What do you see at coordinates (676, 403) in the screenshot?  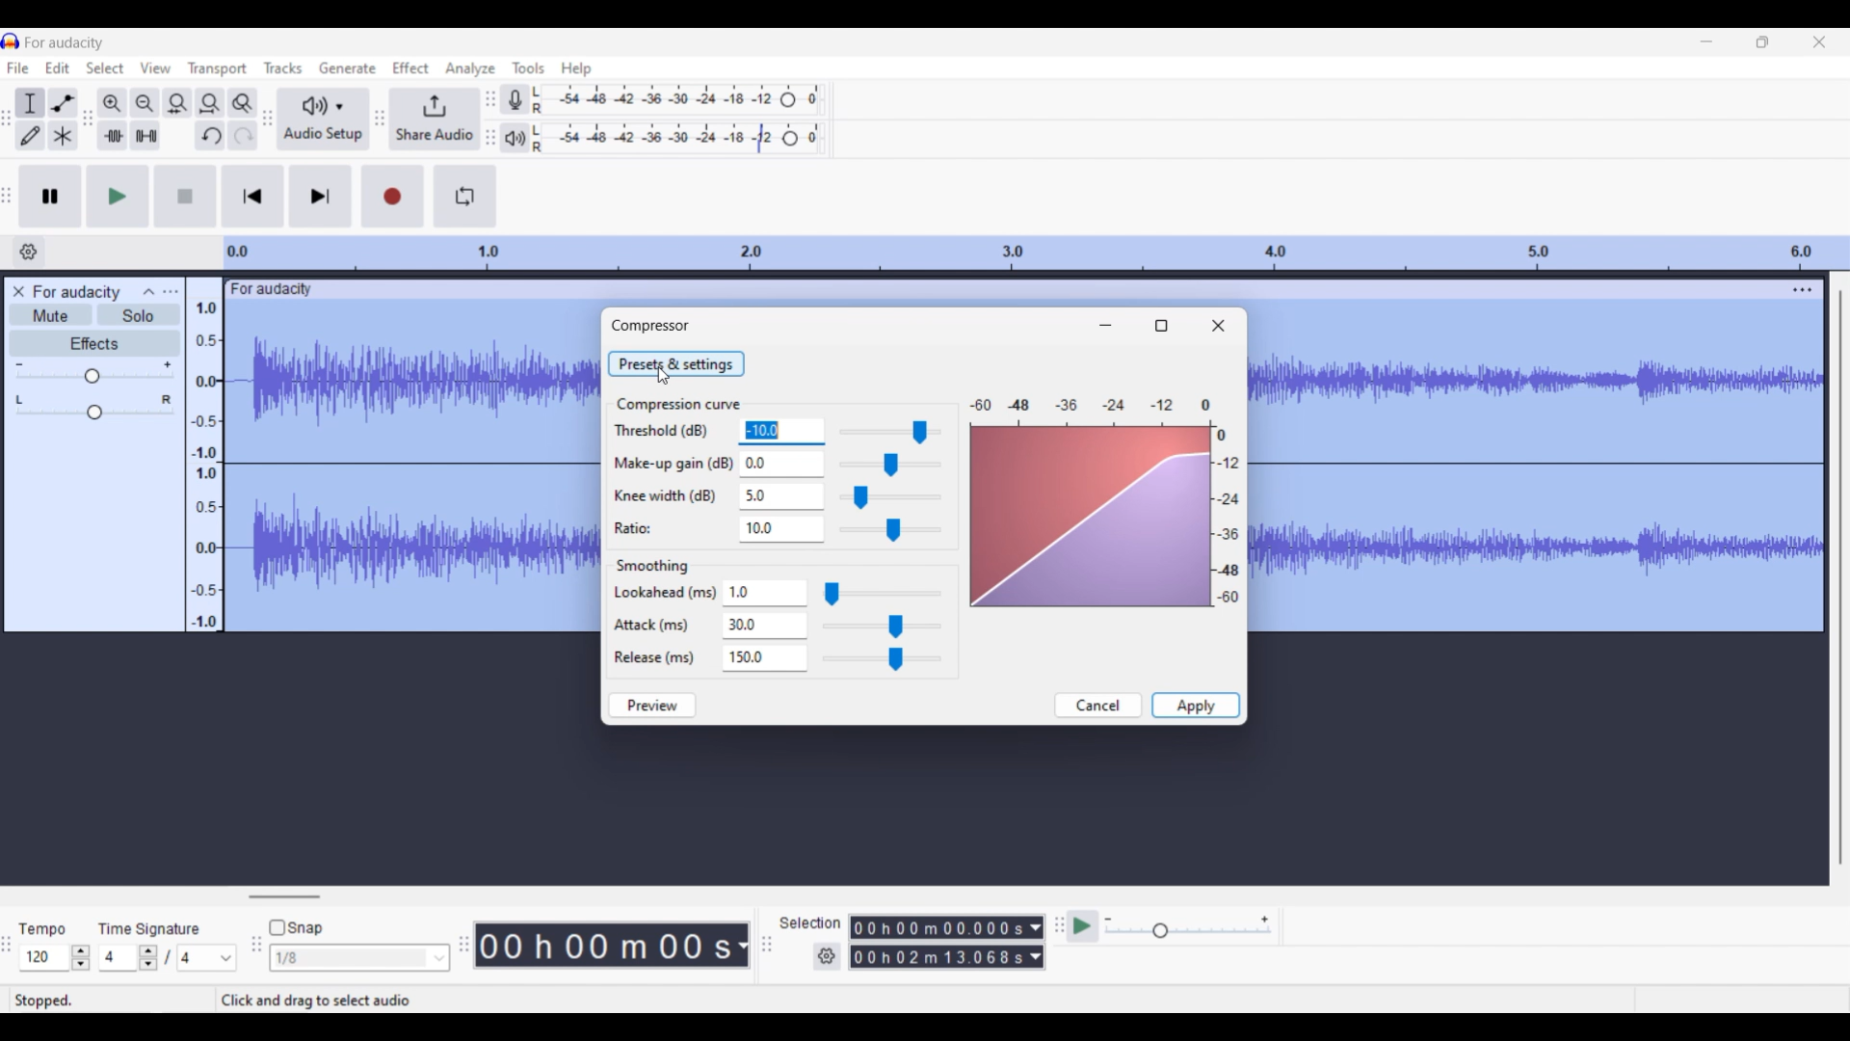 I see `compression curve` at bounding box center [676, 403].